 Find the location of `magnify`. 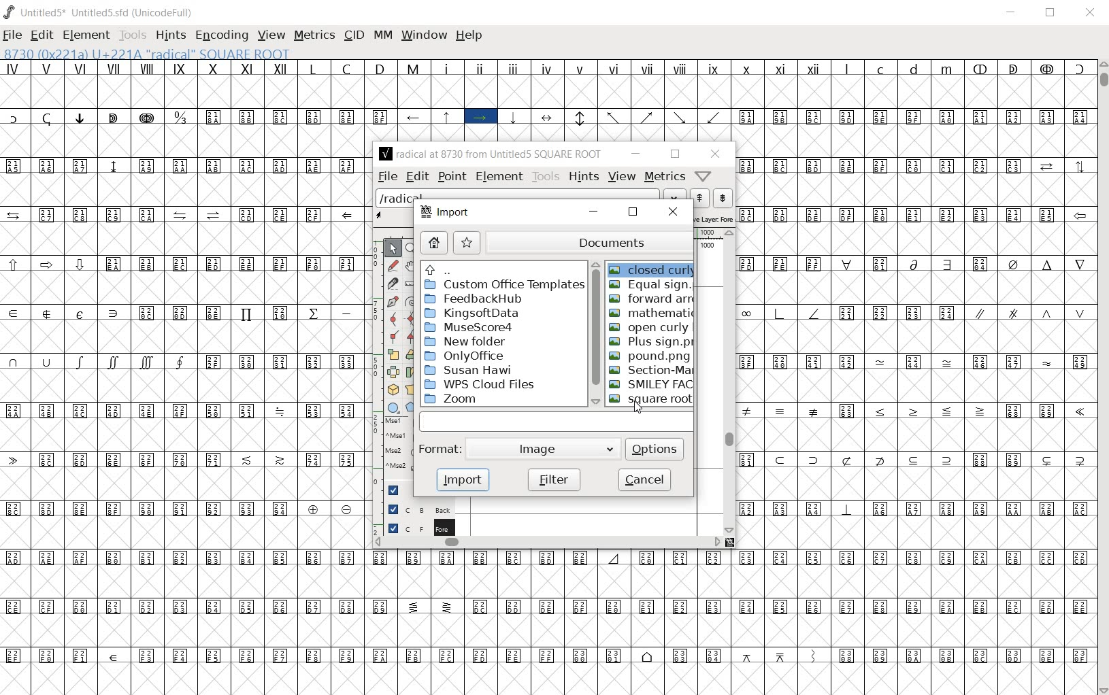

magnify is located at coordinates (413, 248).